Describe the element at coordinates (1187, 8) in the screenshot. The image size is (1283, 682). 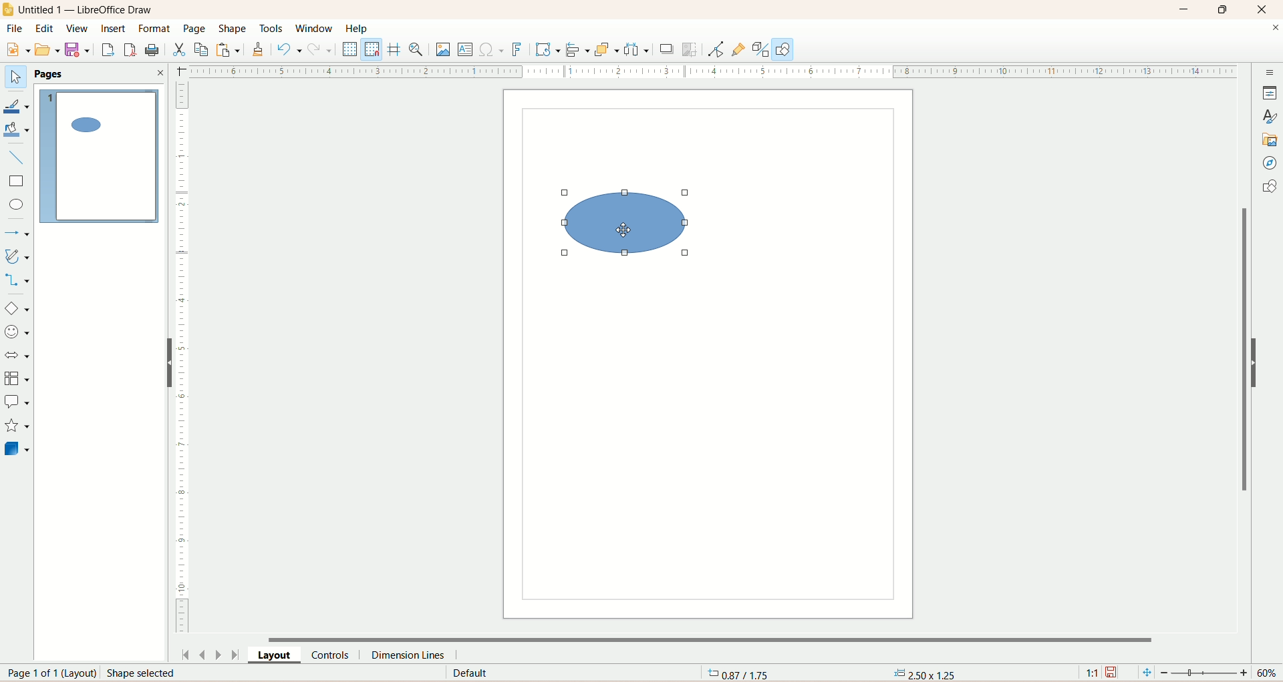
I see `minimize` at that location.